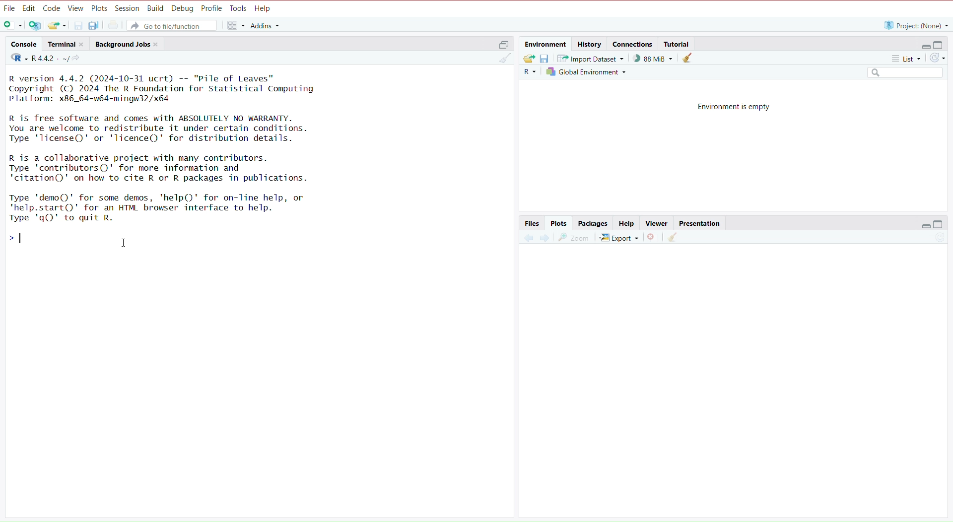  Describe the element at coordinates (128, 8) in the screenshot. I see `Session` at that location.